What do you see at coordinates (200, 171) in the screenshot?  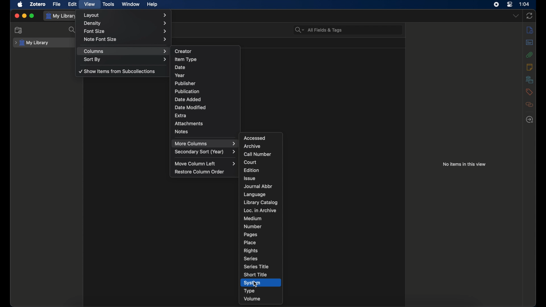 I see `restore column order` at bounding box center [200, 171].